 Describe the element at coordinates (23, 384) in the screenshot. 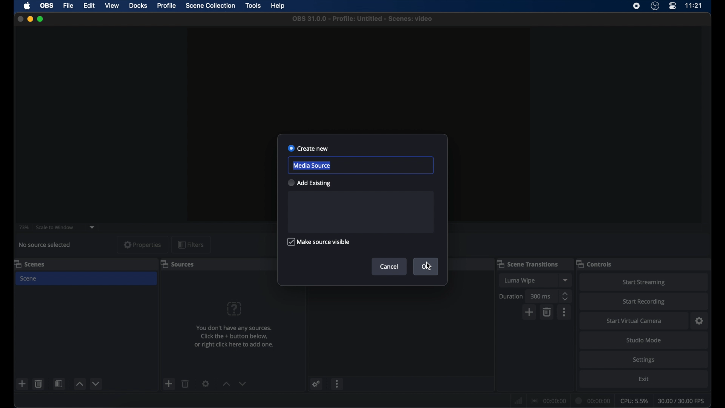

I see `add` at that location.